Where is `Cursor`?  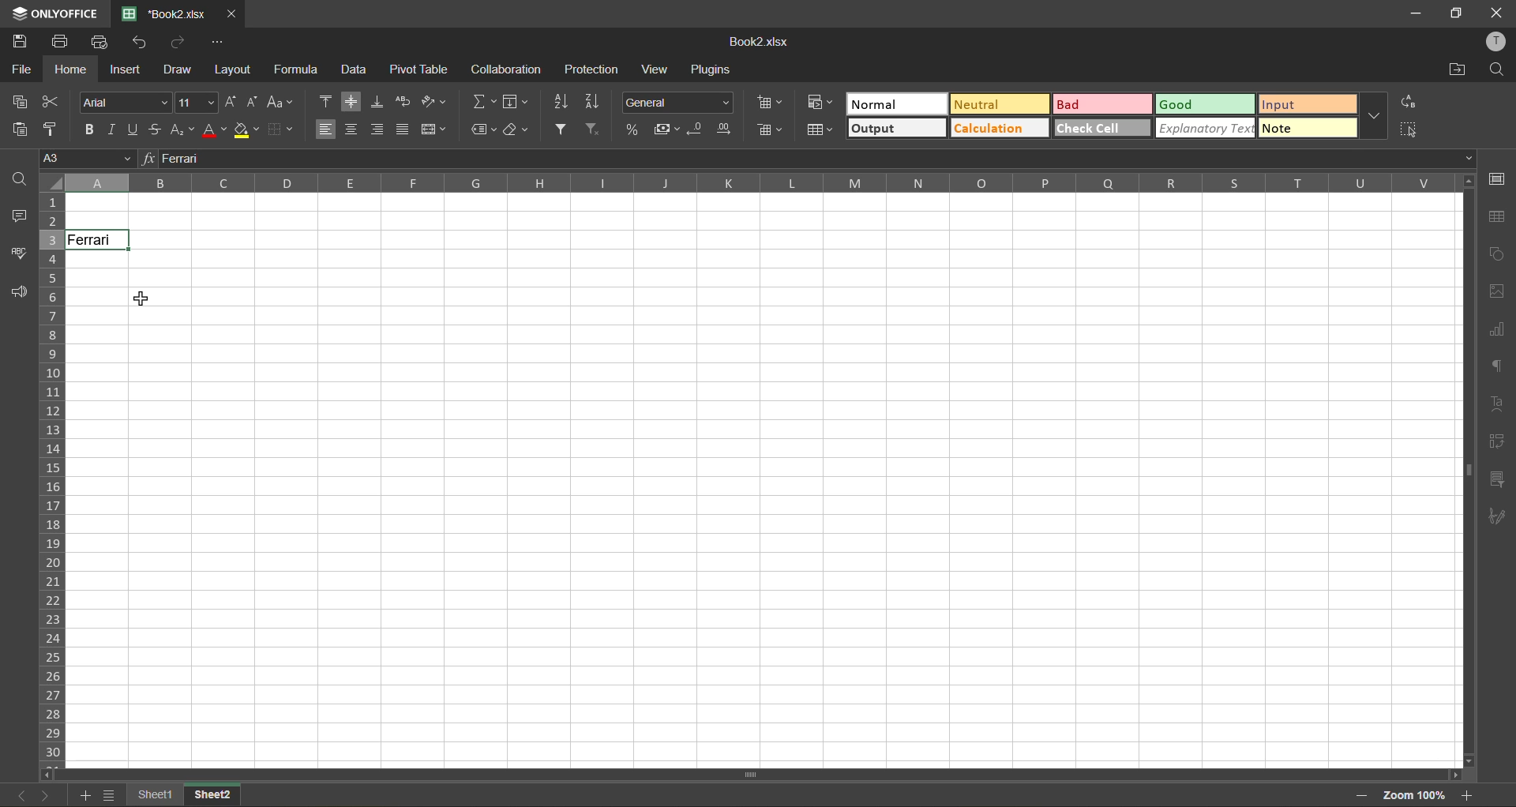 Cursor is located at coordinates (111, 245).